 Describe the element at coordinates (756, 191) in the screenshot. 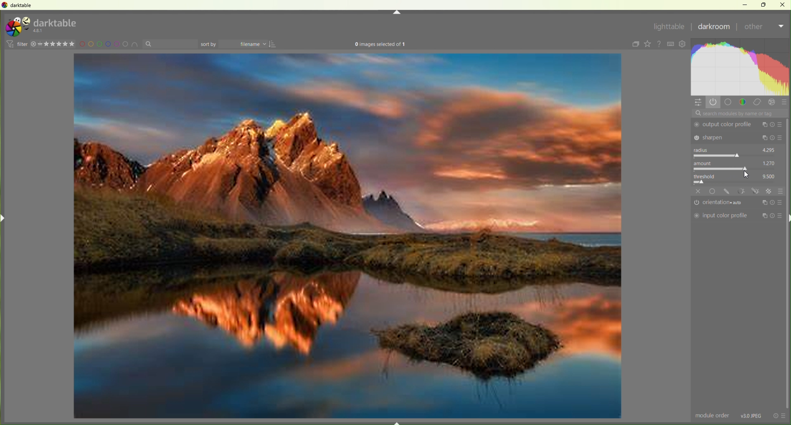

I see `tool` at that location.